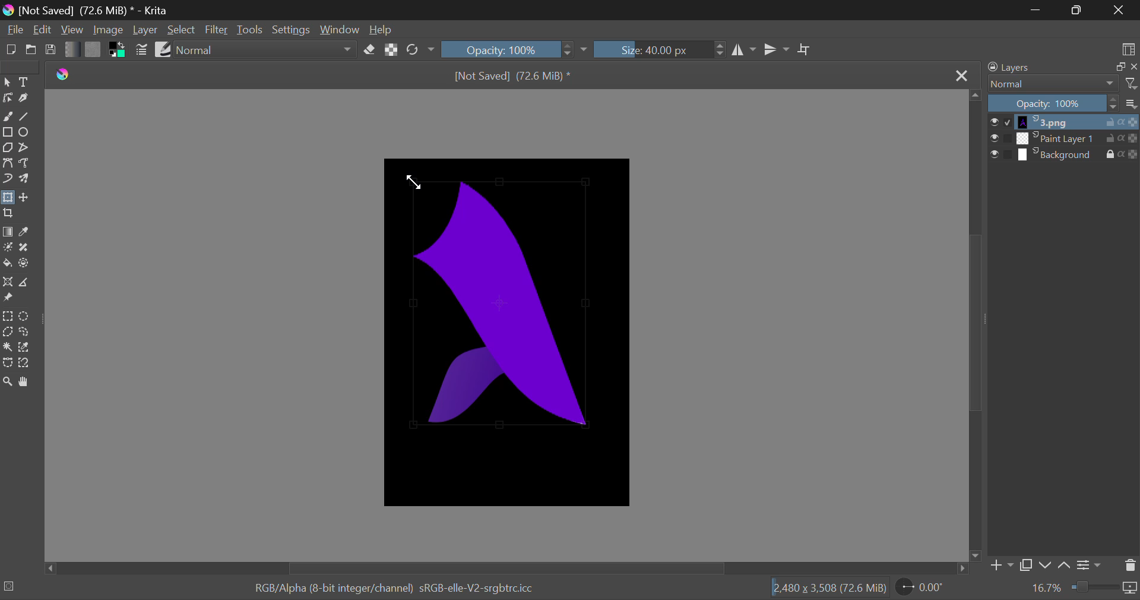 The width and height of the screenshot is (1140, 600). I want to click on Settings, so click(1090, 566).